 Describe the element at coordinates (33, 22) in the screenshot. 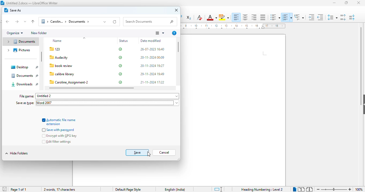

I see `up to "personal"` at that location.